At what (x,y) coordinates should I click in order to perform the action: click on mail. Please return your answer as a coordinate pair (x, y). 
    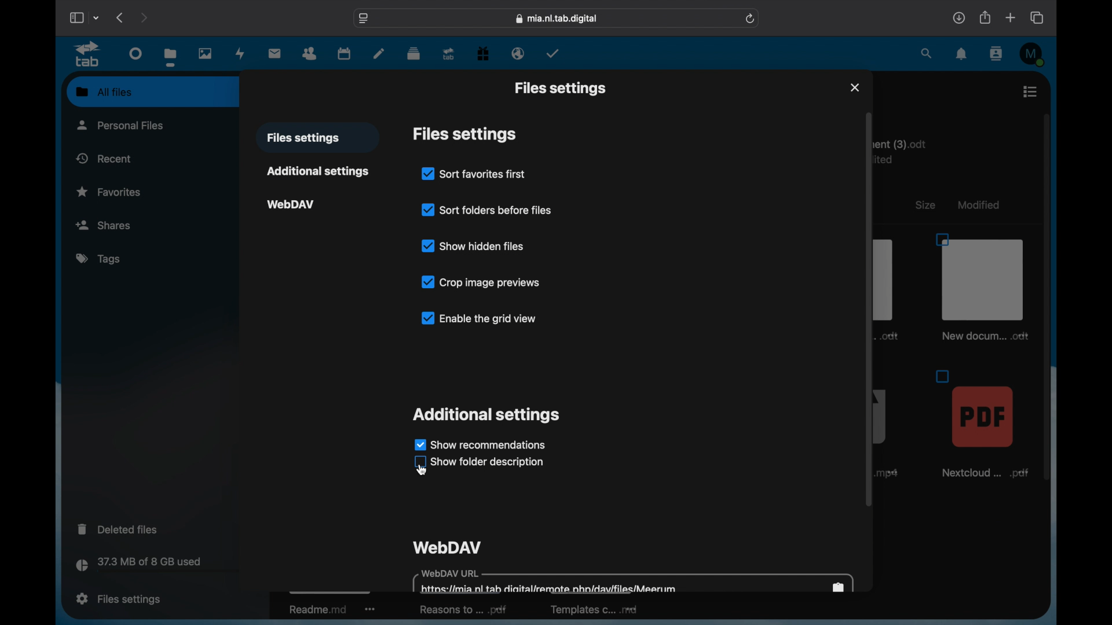
    Looking at the image, I should click on (275, 53).